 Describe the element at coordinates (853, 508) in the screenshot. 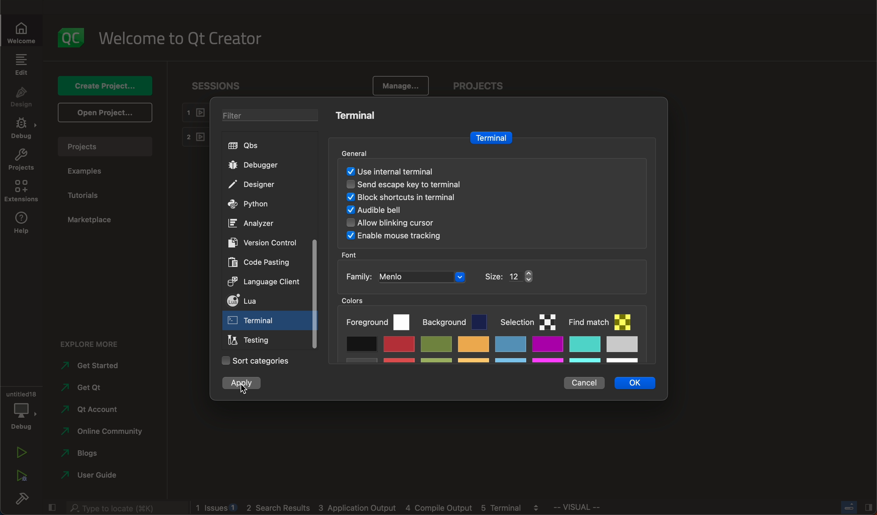

I see `close slidebar` at that location.